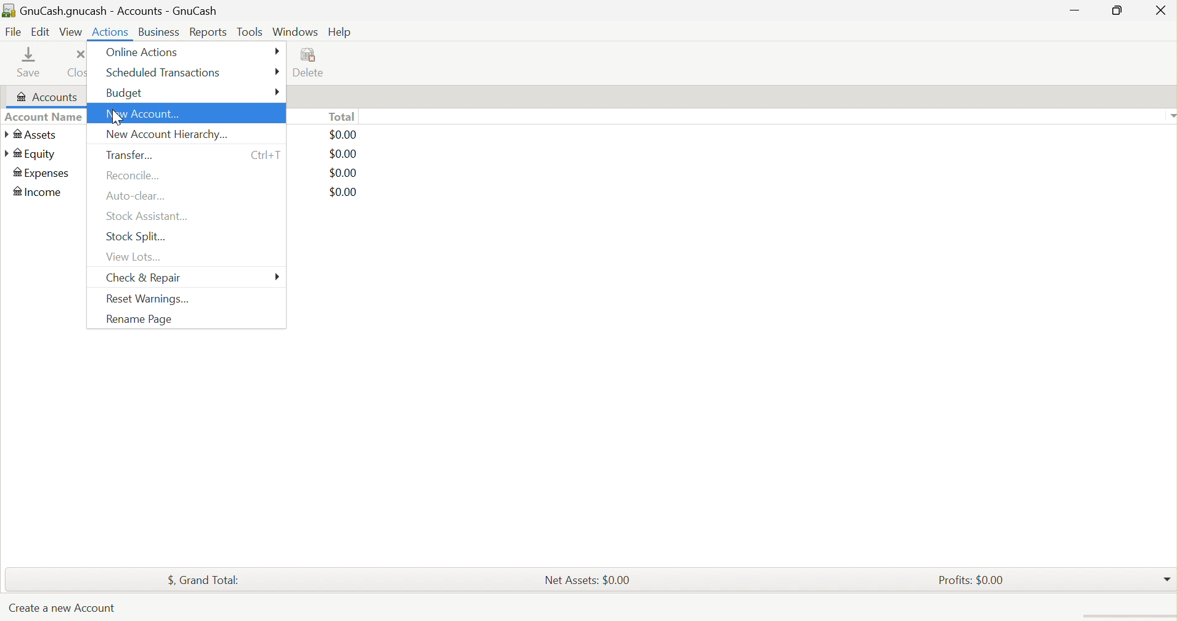 The image size is (1177, 621). Describe the element at coordinates (277, 91) in the screenshot. I see `More` at that location.